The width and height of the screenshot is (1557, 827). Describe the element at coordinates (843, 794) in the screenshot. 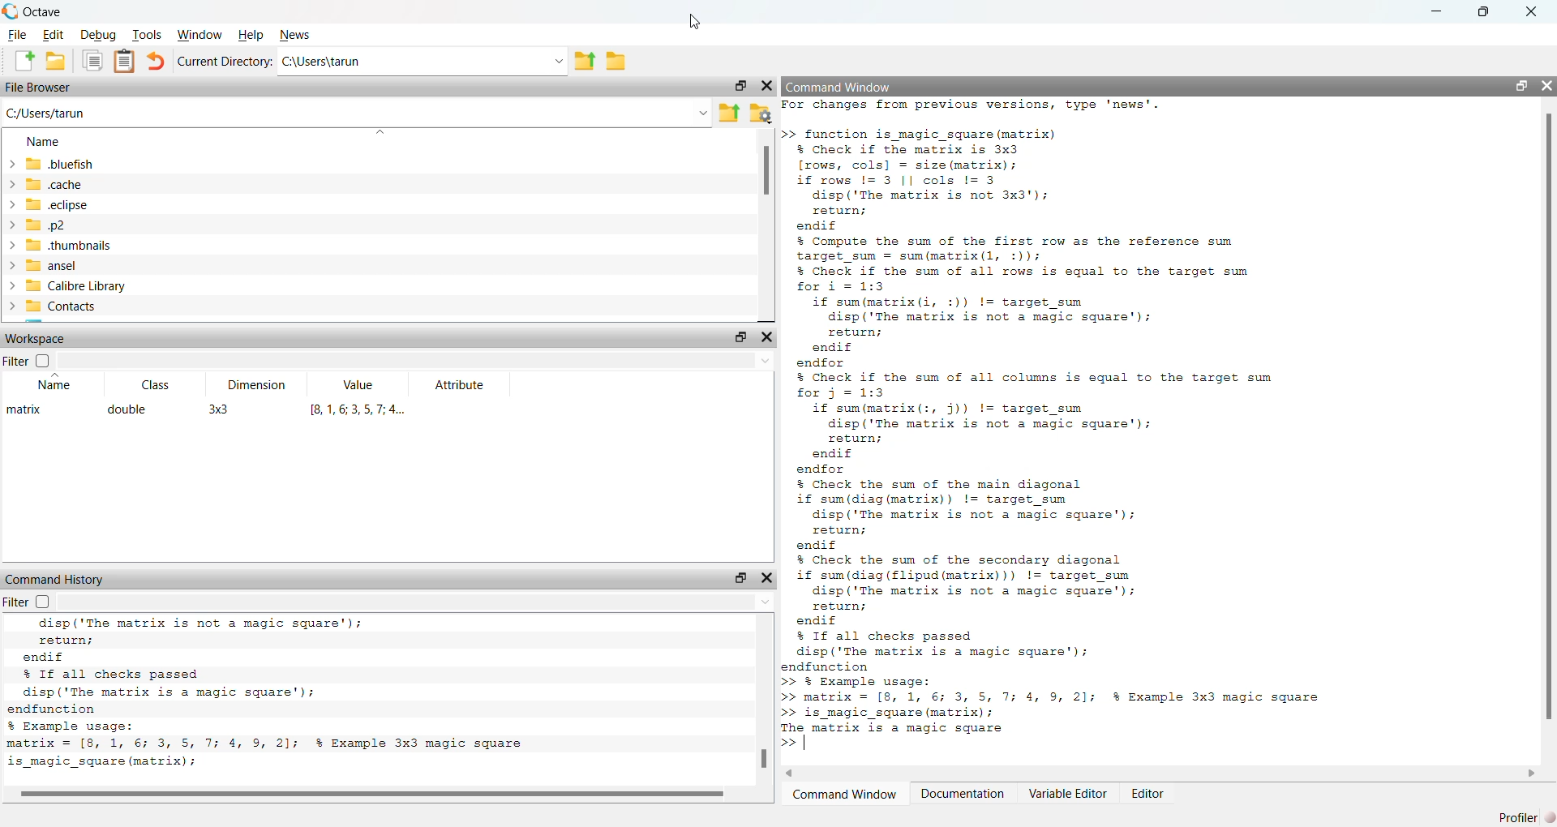

I see `Command Window` at that location.